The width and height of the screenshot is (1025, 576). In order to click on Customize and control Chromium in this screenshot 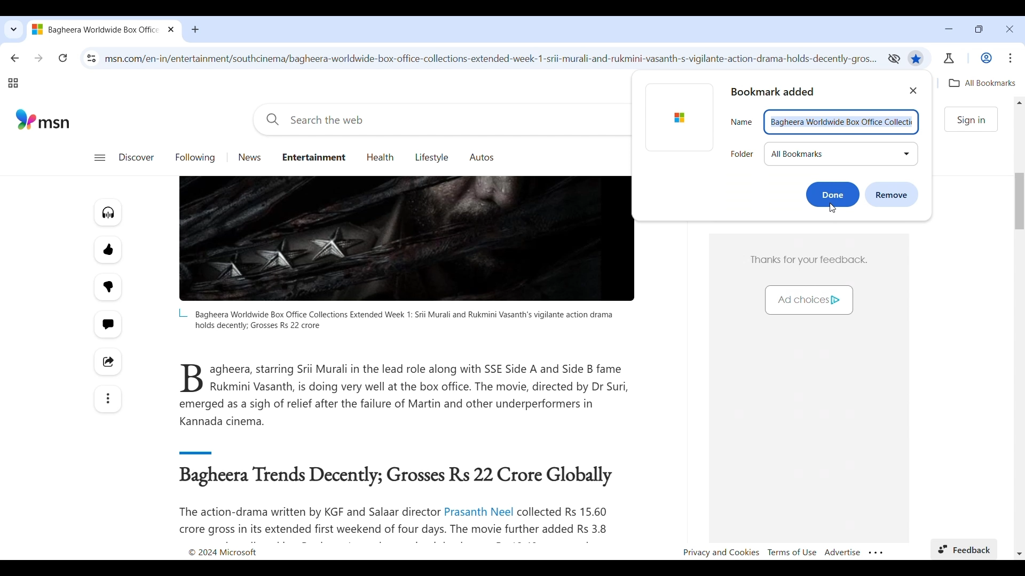, I will do `click(1011, 58)`.